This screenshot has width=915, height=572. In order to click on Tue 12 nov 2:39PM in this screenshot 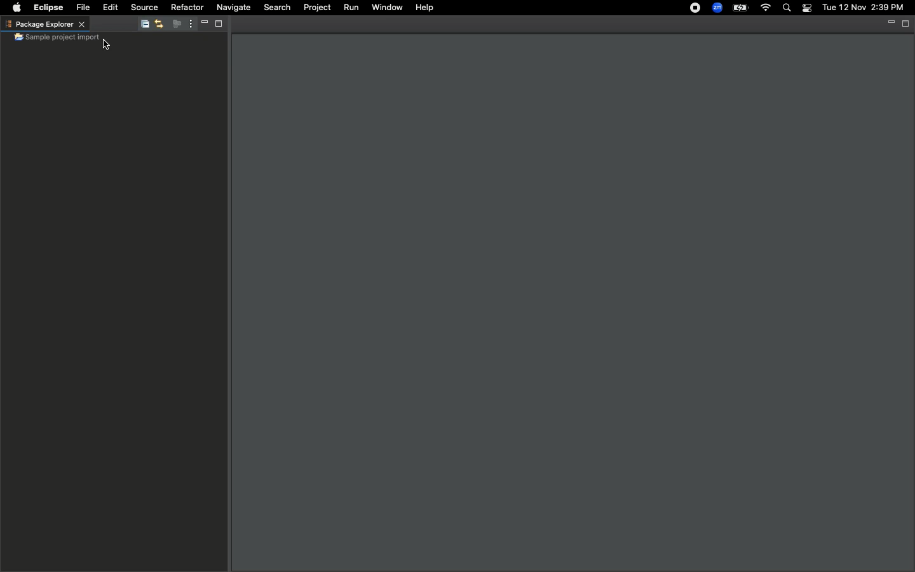, I will do `click(863, 8)`.